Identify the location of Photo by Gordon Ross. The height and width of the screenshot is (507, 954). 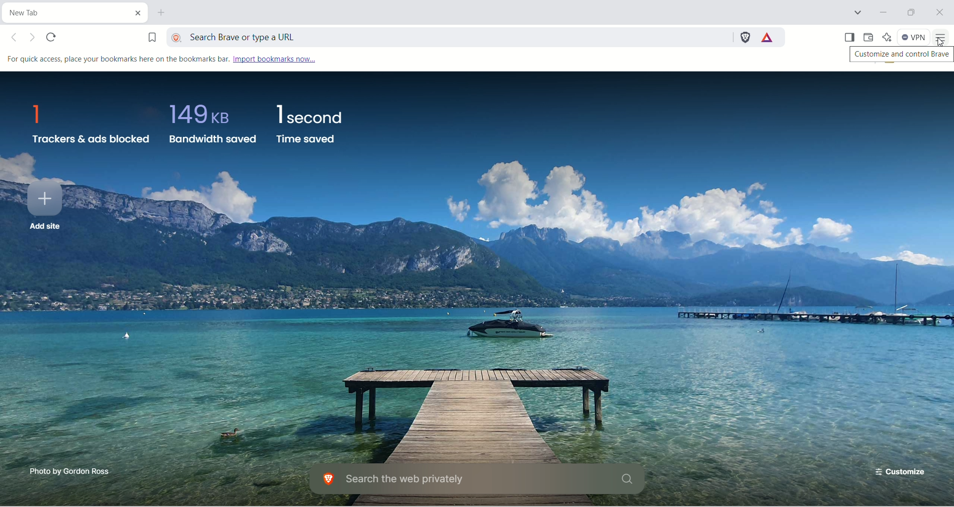
(72, 471).